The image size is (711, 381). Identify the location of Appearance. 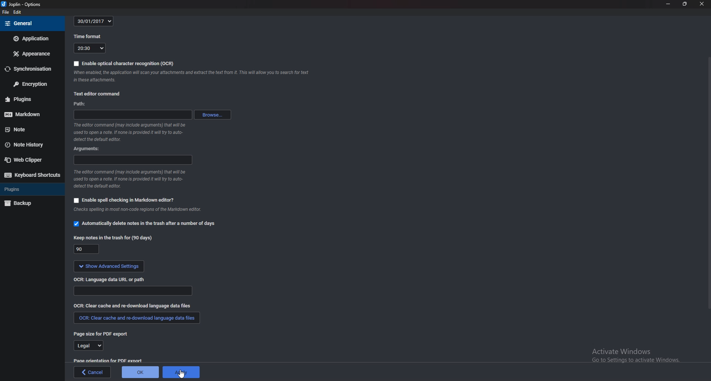
(30, 54).